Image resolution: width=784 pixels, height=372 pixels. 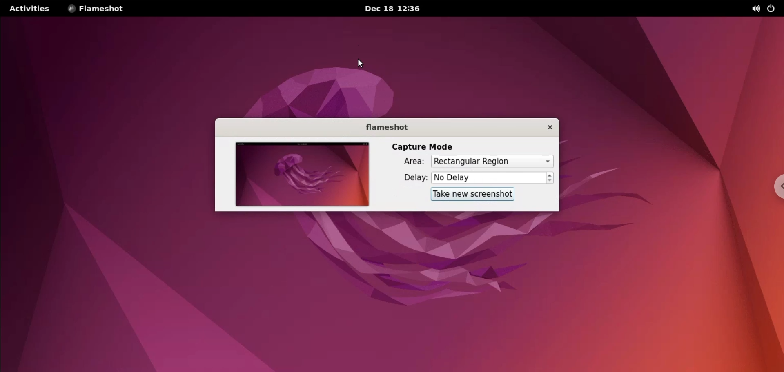 What do you see at coordinates (426, 146) in the screenshot?
I see `capture model label` at bounding box center [426, 146].